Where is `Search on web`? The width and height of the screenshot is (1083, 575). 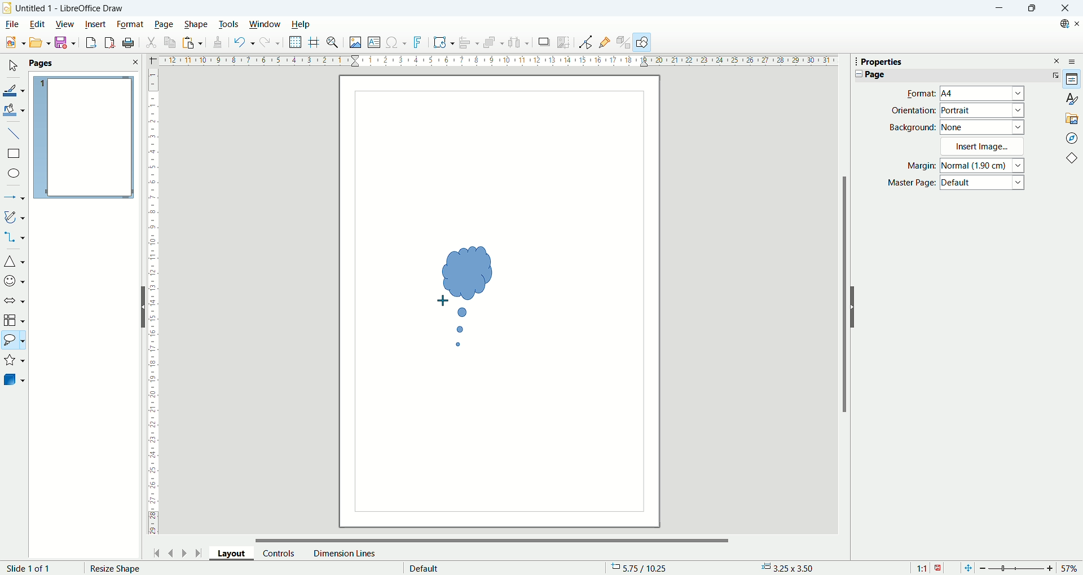 Search on web is located at coordinates (1060, 24).